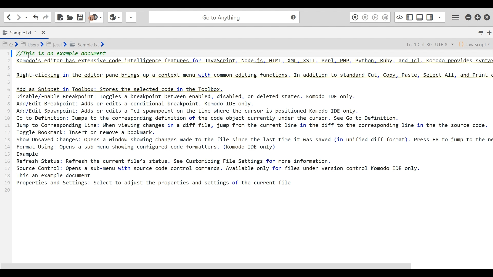 The width and height of the screenshot is (493, 277). Describe the element at coordinates (365, 17) in the screenshot. I see `Stop Recording Macro` at that location.